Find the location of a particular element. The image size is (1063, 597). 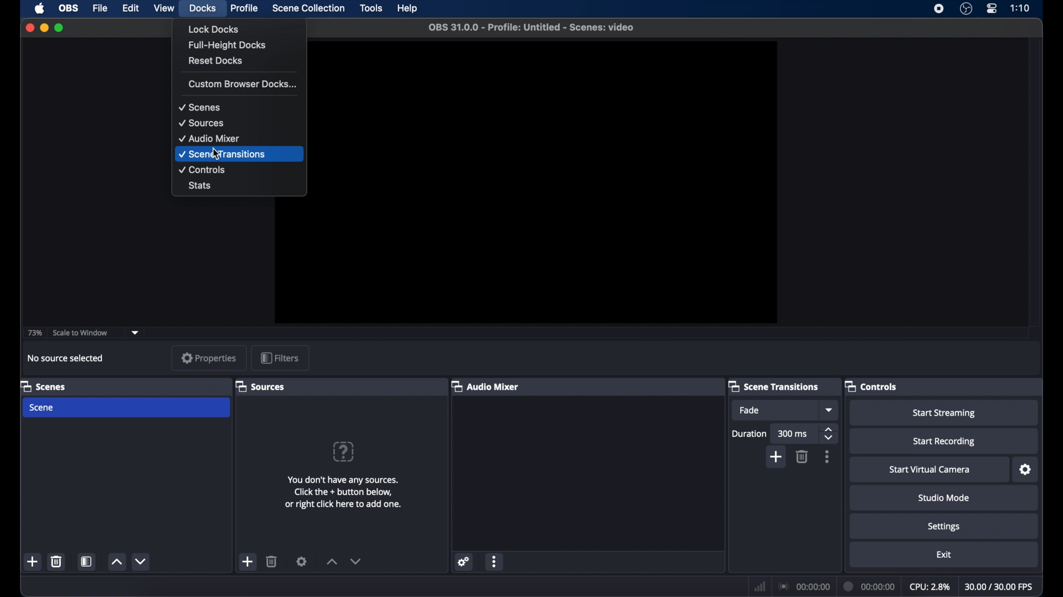

add is located at coordinates (247, 561).